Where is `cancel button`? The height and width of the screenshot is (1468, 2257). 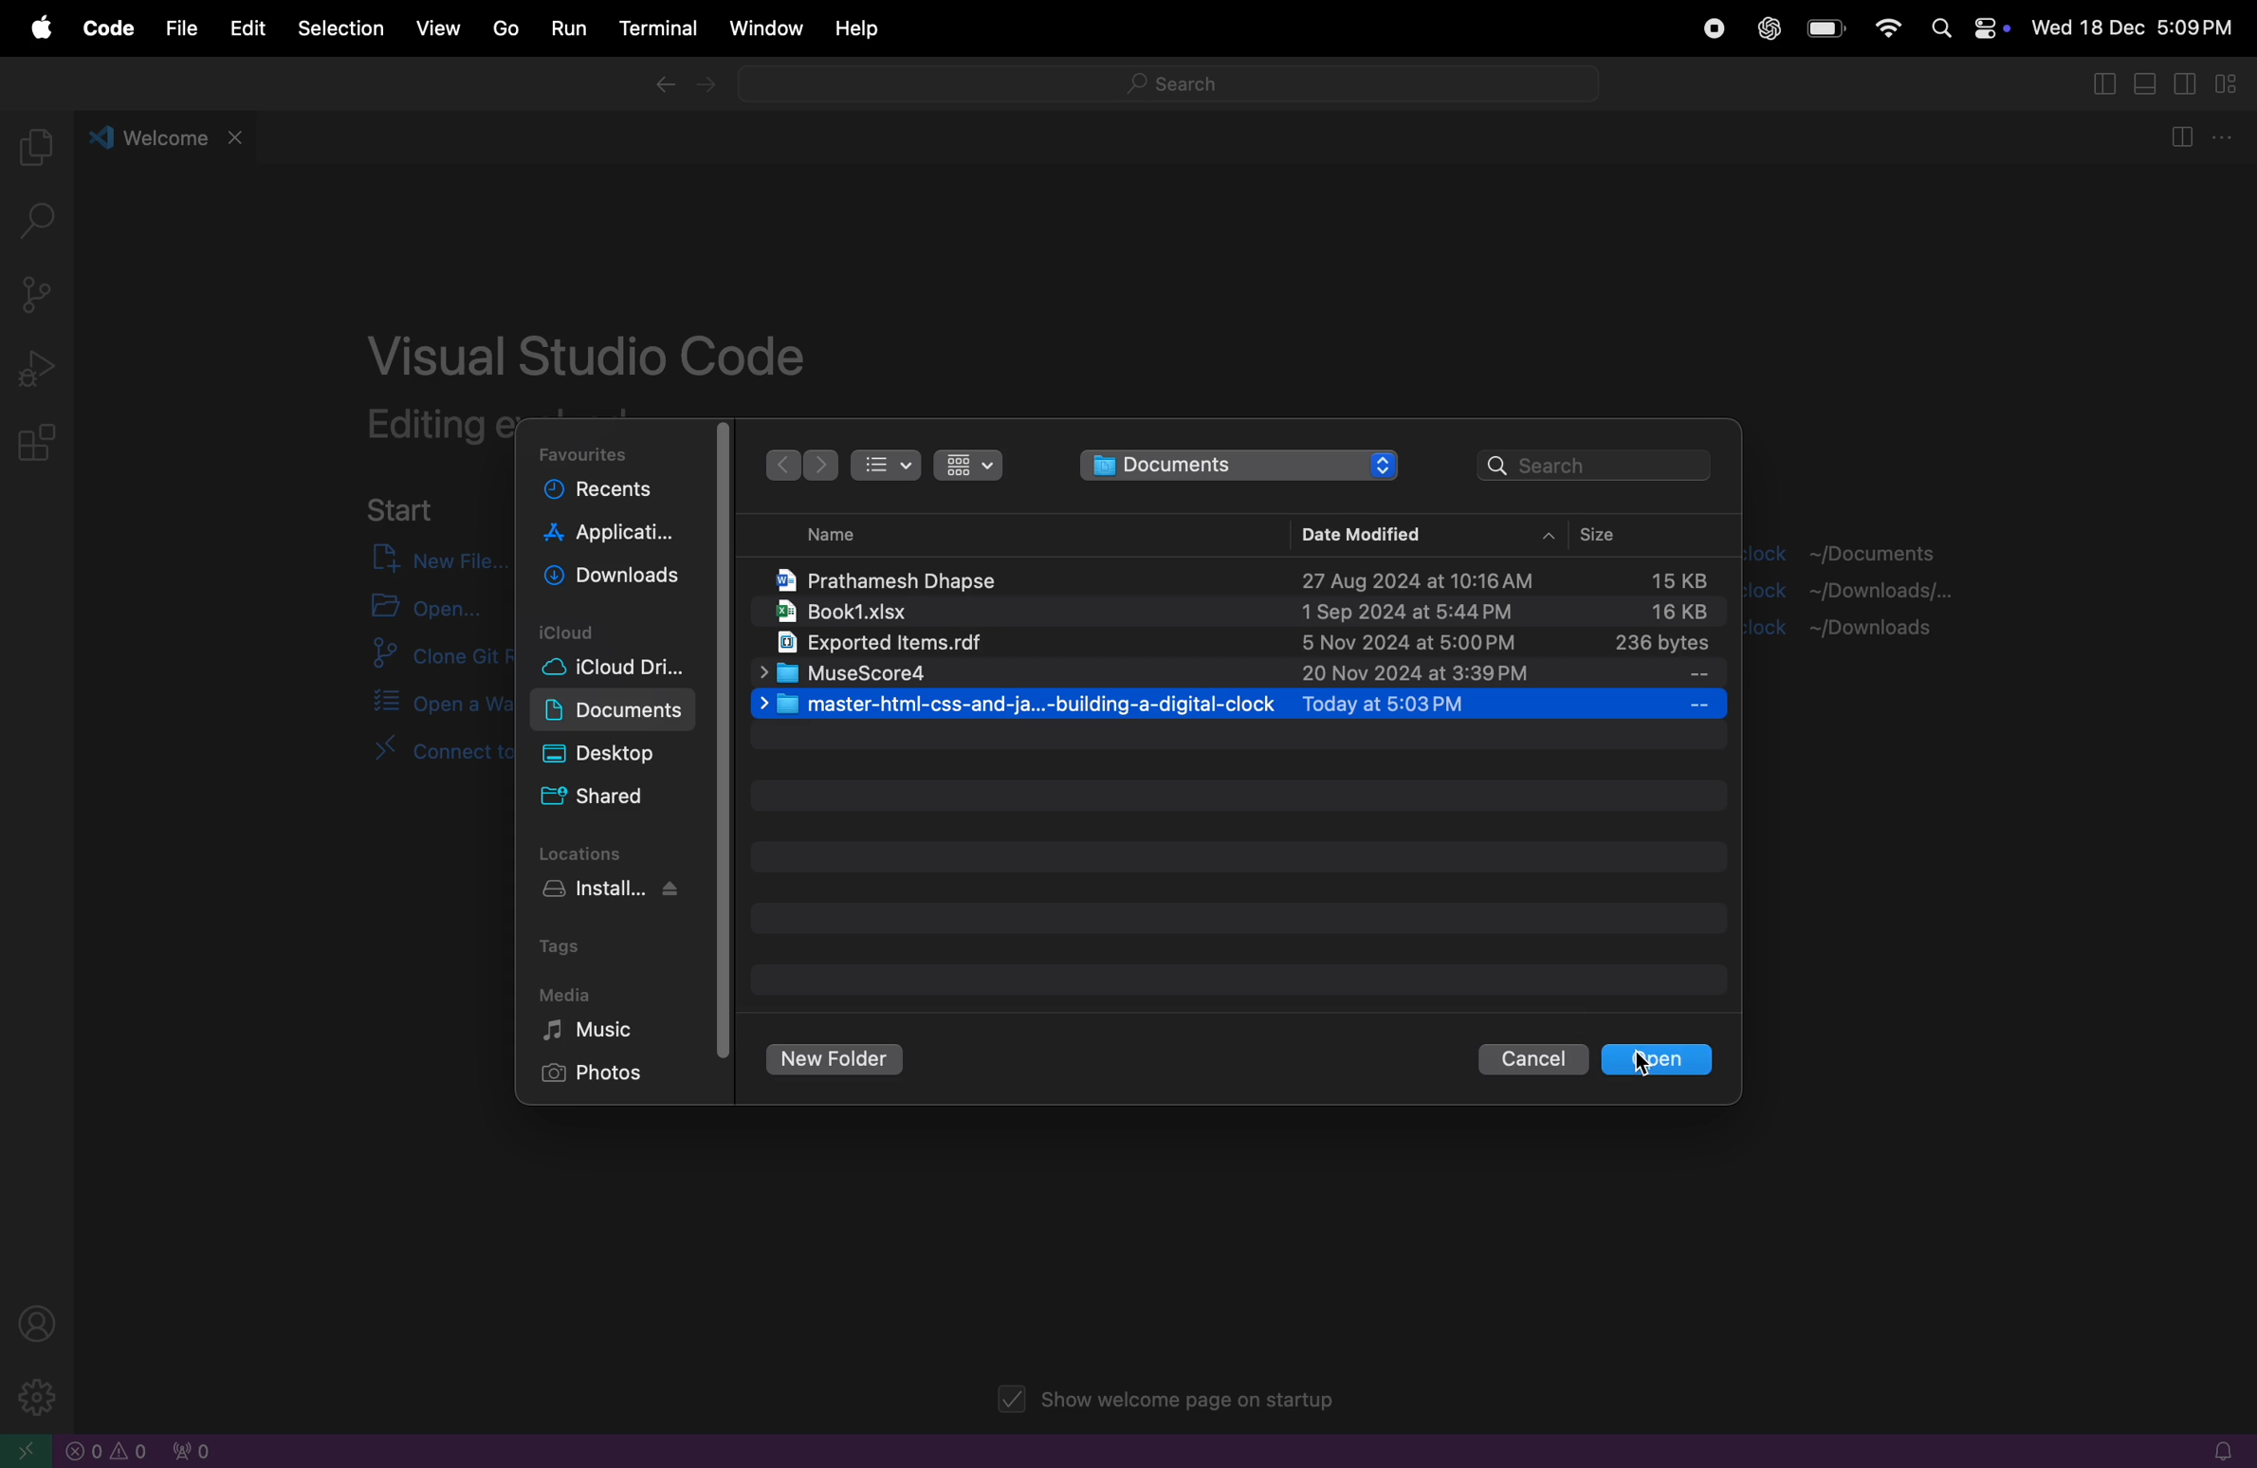
cancel button is located at coordinates (1531, 1060).